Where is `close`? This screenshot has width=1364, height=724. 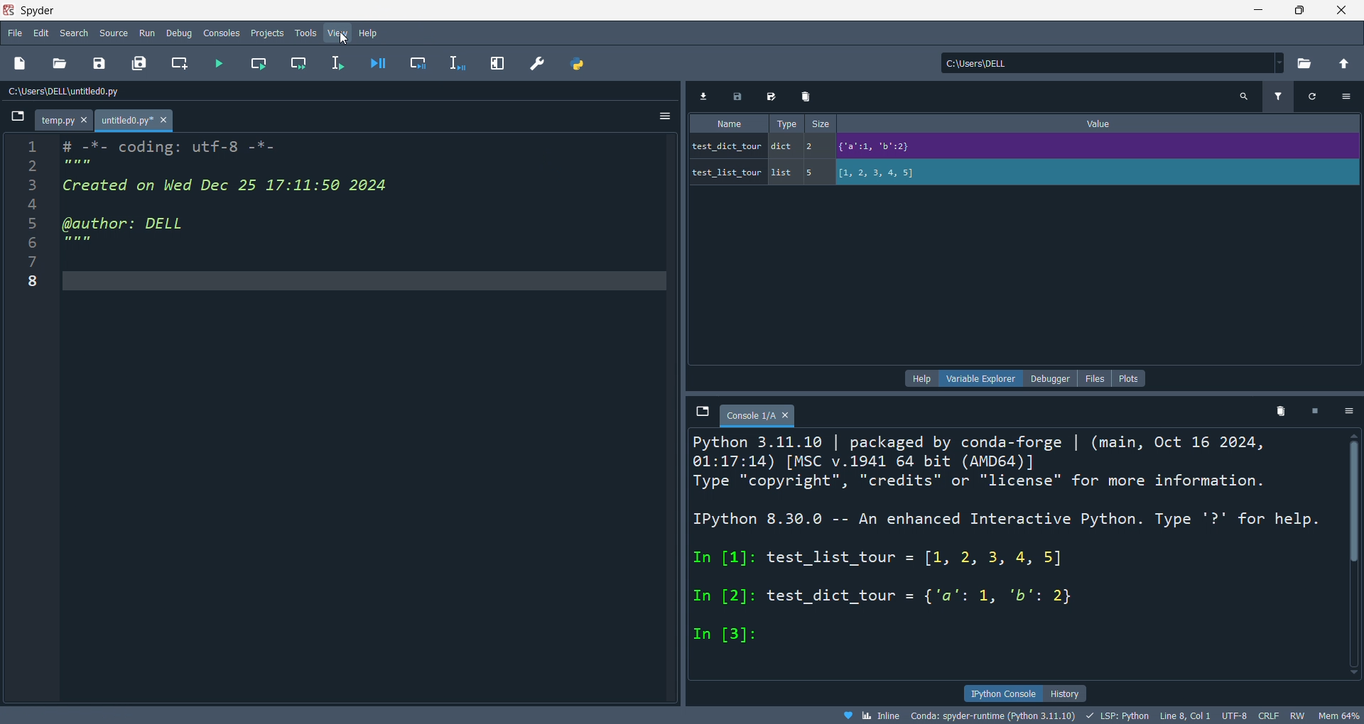
close is located at coordinates (1342, 10).